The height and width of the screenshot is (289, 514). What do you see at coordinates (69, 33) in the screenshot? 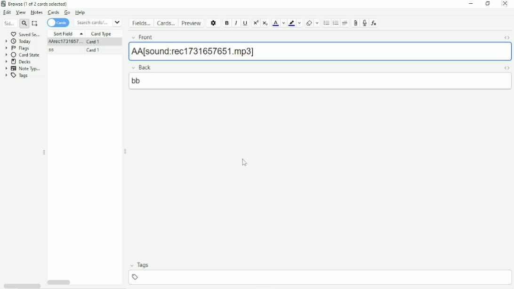
I see `Sort Field` at bounding box center [69, 33].